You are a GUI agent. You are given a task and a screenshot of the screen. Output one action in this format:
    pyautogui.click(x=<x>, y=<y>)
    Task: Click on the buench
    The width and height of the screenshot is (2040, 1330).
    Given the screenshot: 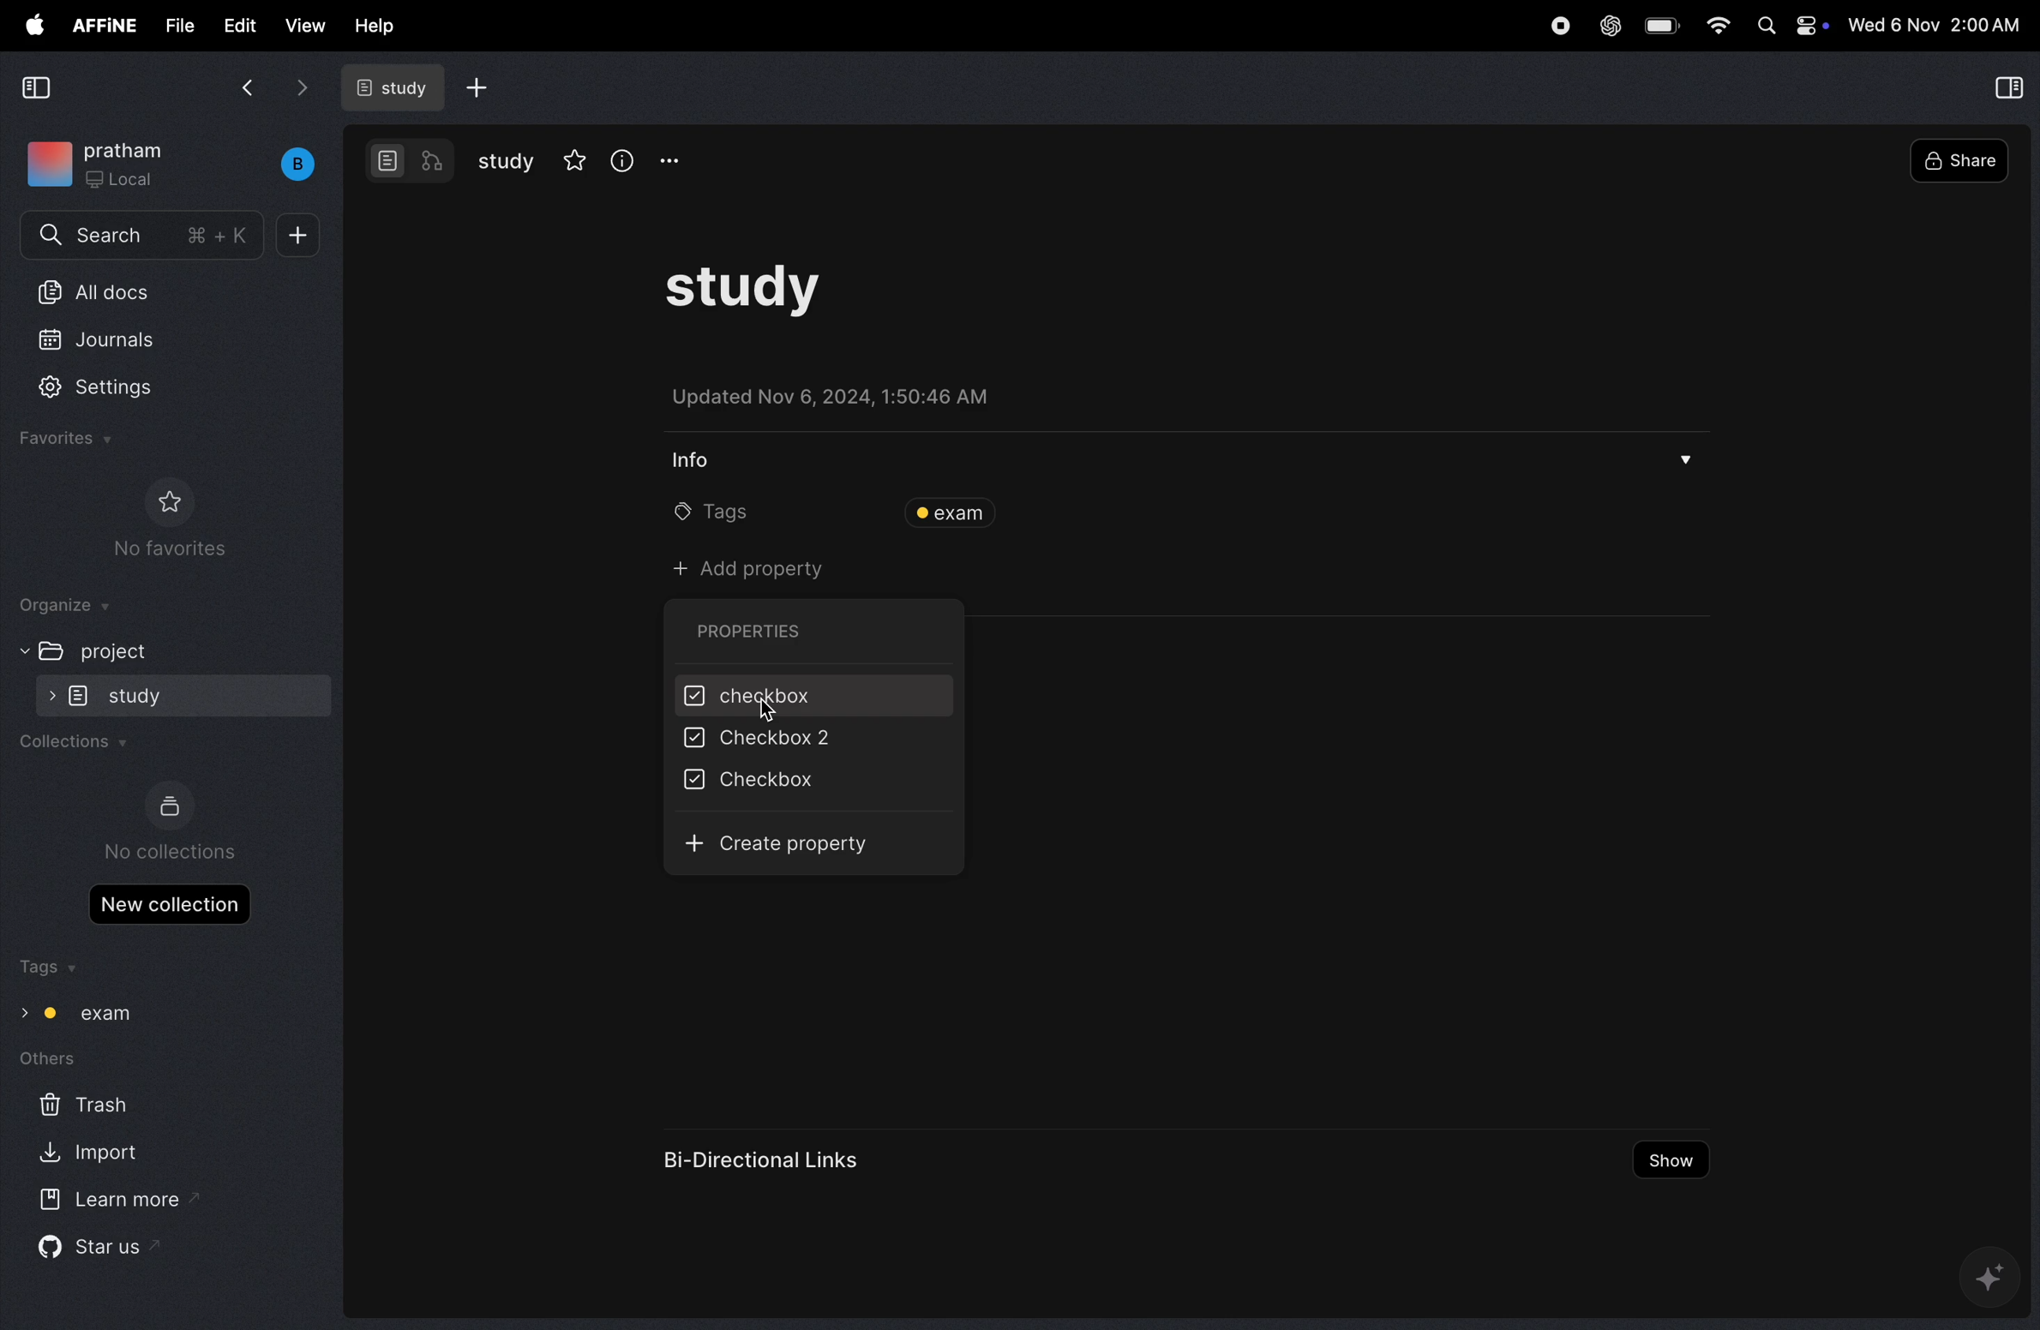 What is the action you would take?
    pyautogui.click(x=297, y=164)
    